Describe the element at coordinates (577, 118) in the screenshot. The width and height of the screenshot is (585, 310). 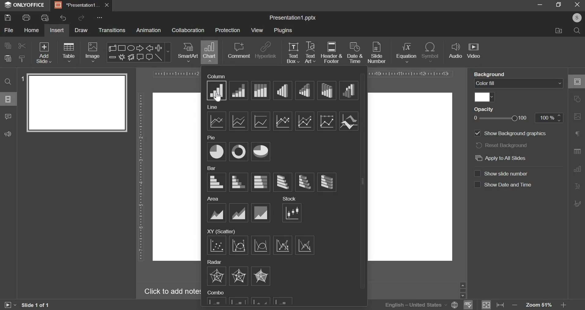
I see `image settings` at that location.